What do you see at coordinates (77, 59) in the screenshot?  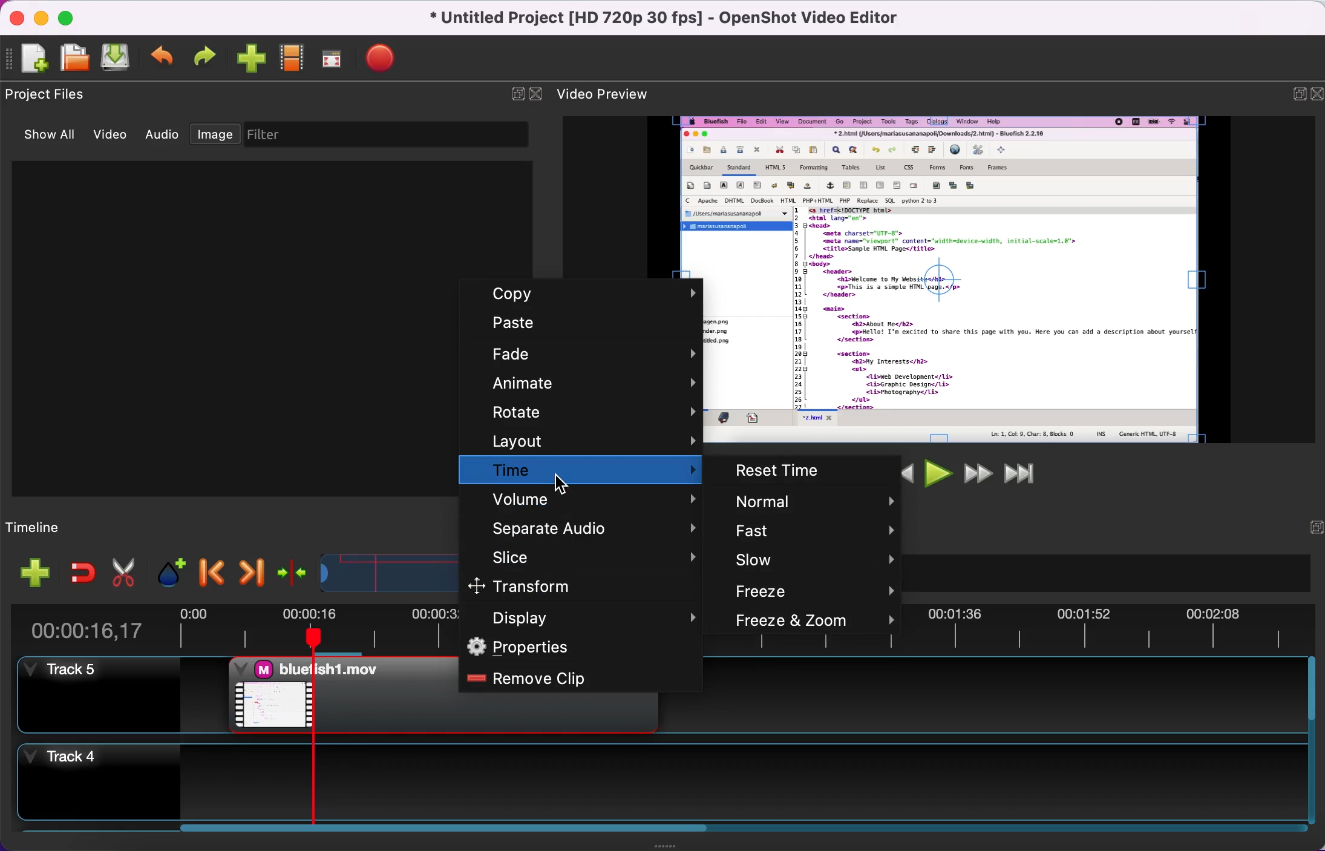 I see `open project` at bounding box center [77, 59].